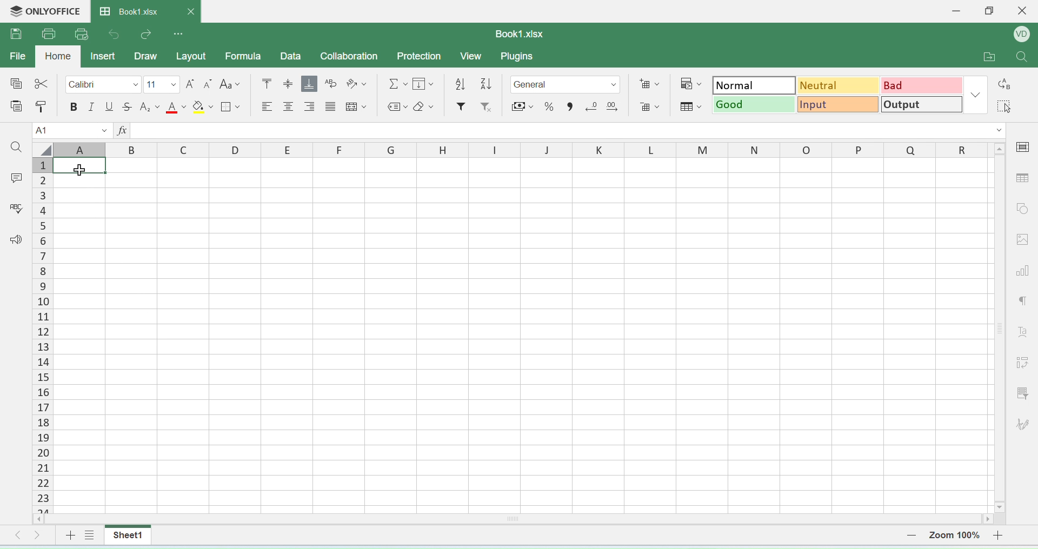 This screenshot has width=1038, height=549. I want to click on border, so click(231, 108).